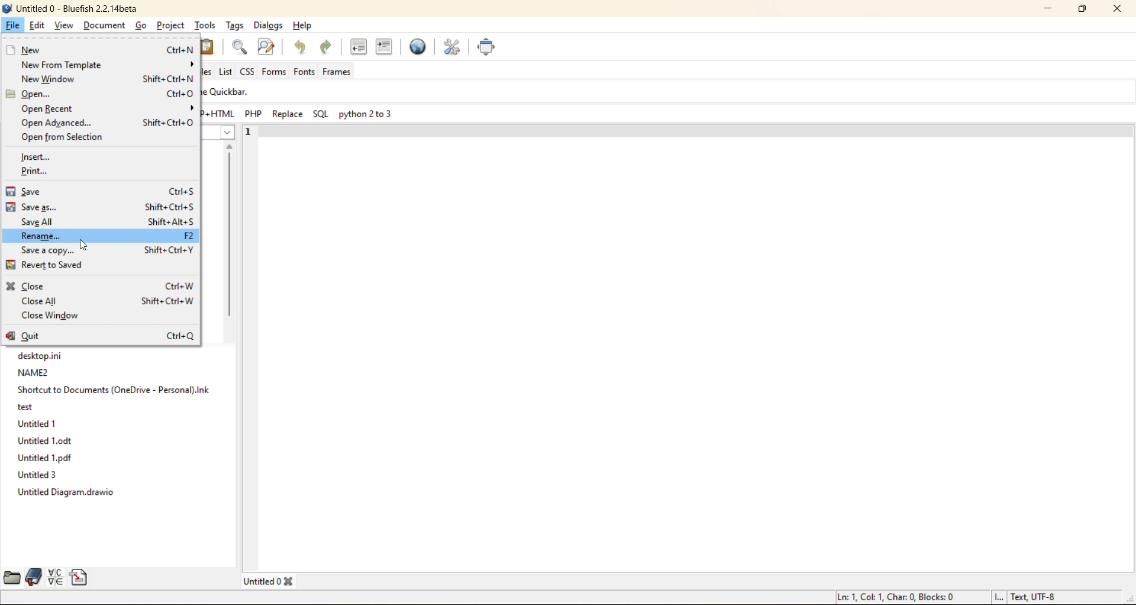 This screenshot has height=605, width=1136. What do you see at coordinates (177, 206) in the screenshot?
I see `Shift+Ctrl+S ` at bounding box center [177, 206].